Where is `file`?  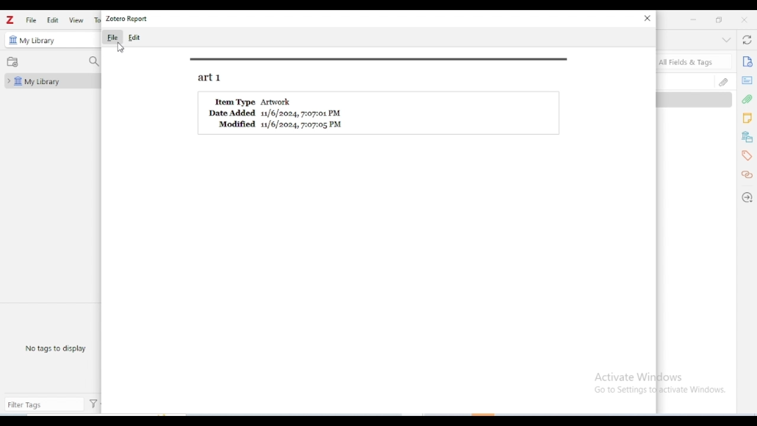 file is located at coordinates (112, 37).